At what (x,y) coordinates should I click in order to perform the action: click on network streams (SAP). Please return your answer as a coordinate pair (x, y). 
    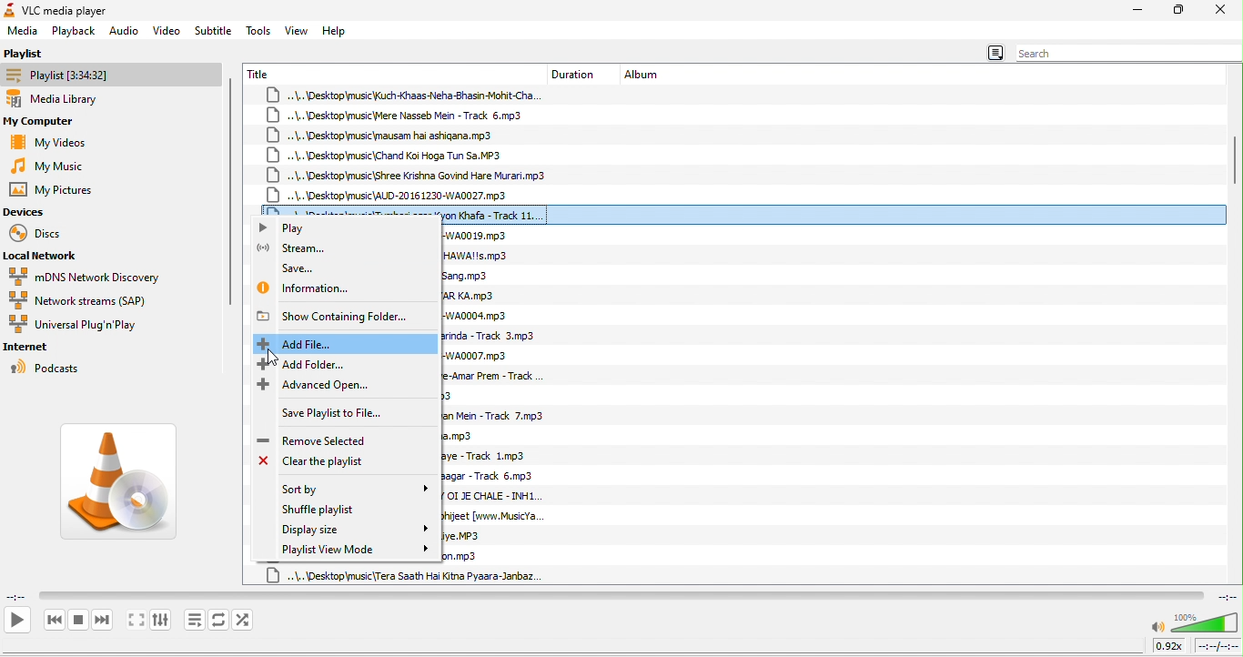
    Looking at the image, I should click on (96, 301).